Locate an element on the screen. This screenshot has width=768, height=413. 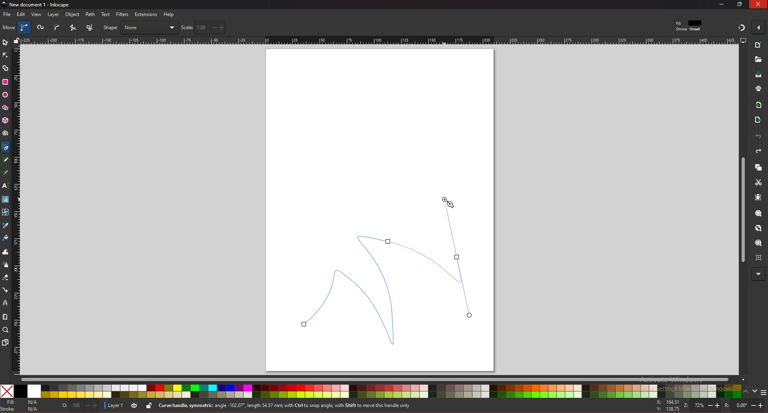
lpe is located at coordinates (6, 302).